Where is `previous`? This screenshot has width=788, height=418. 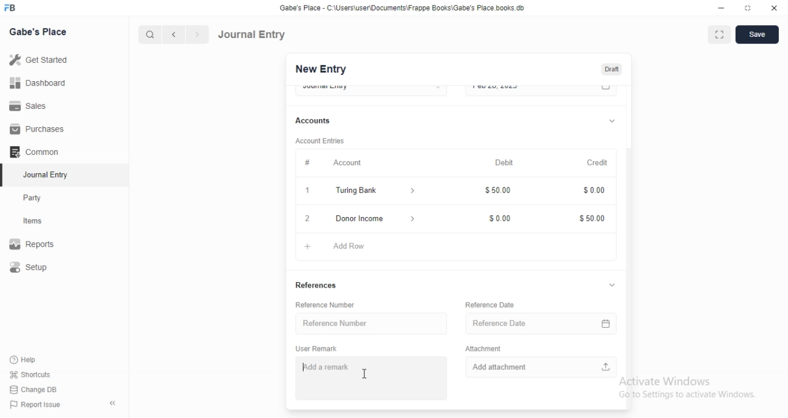
previous is located at coordinates (172, 34).